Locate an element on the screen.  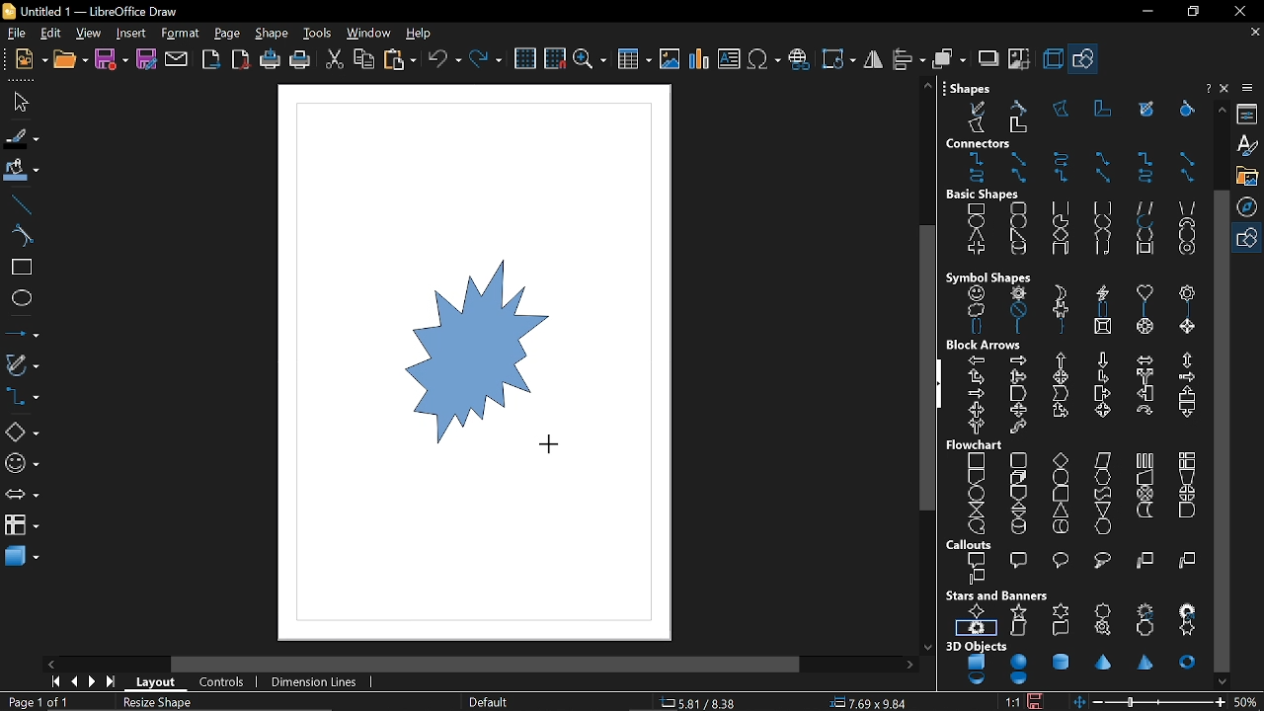
Flip is located at coordinates (872, 60).